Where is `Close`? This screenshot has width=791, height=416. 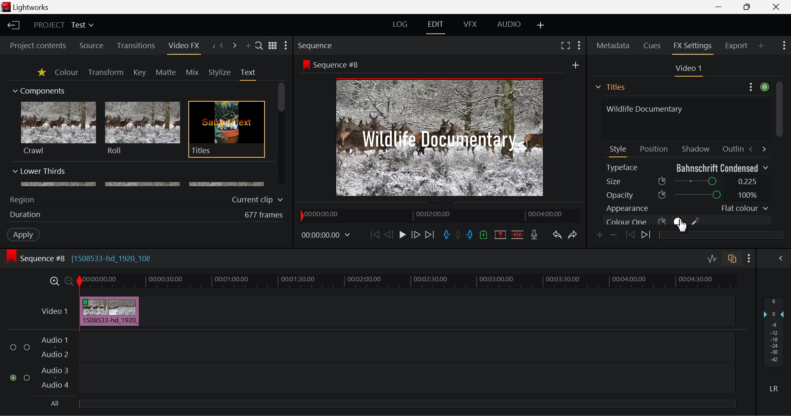
Close is located at coordinates (777, 6).